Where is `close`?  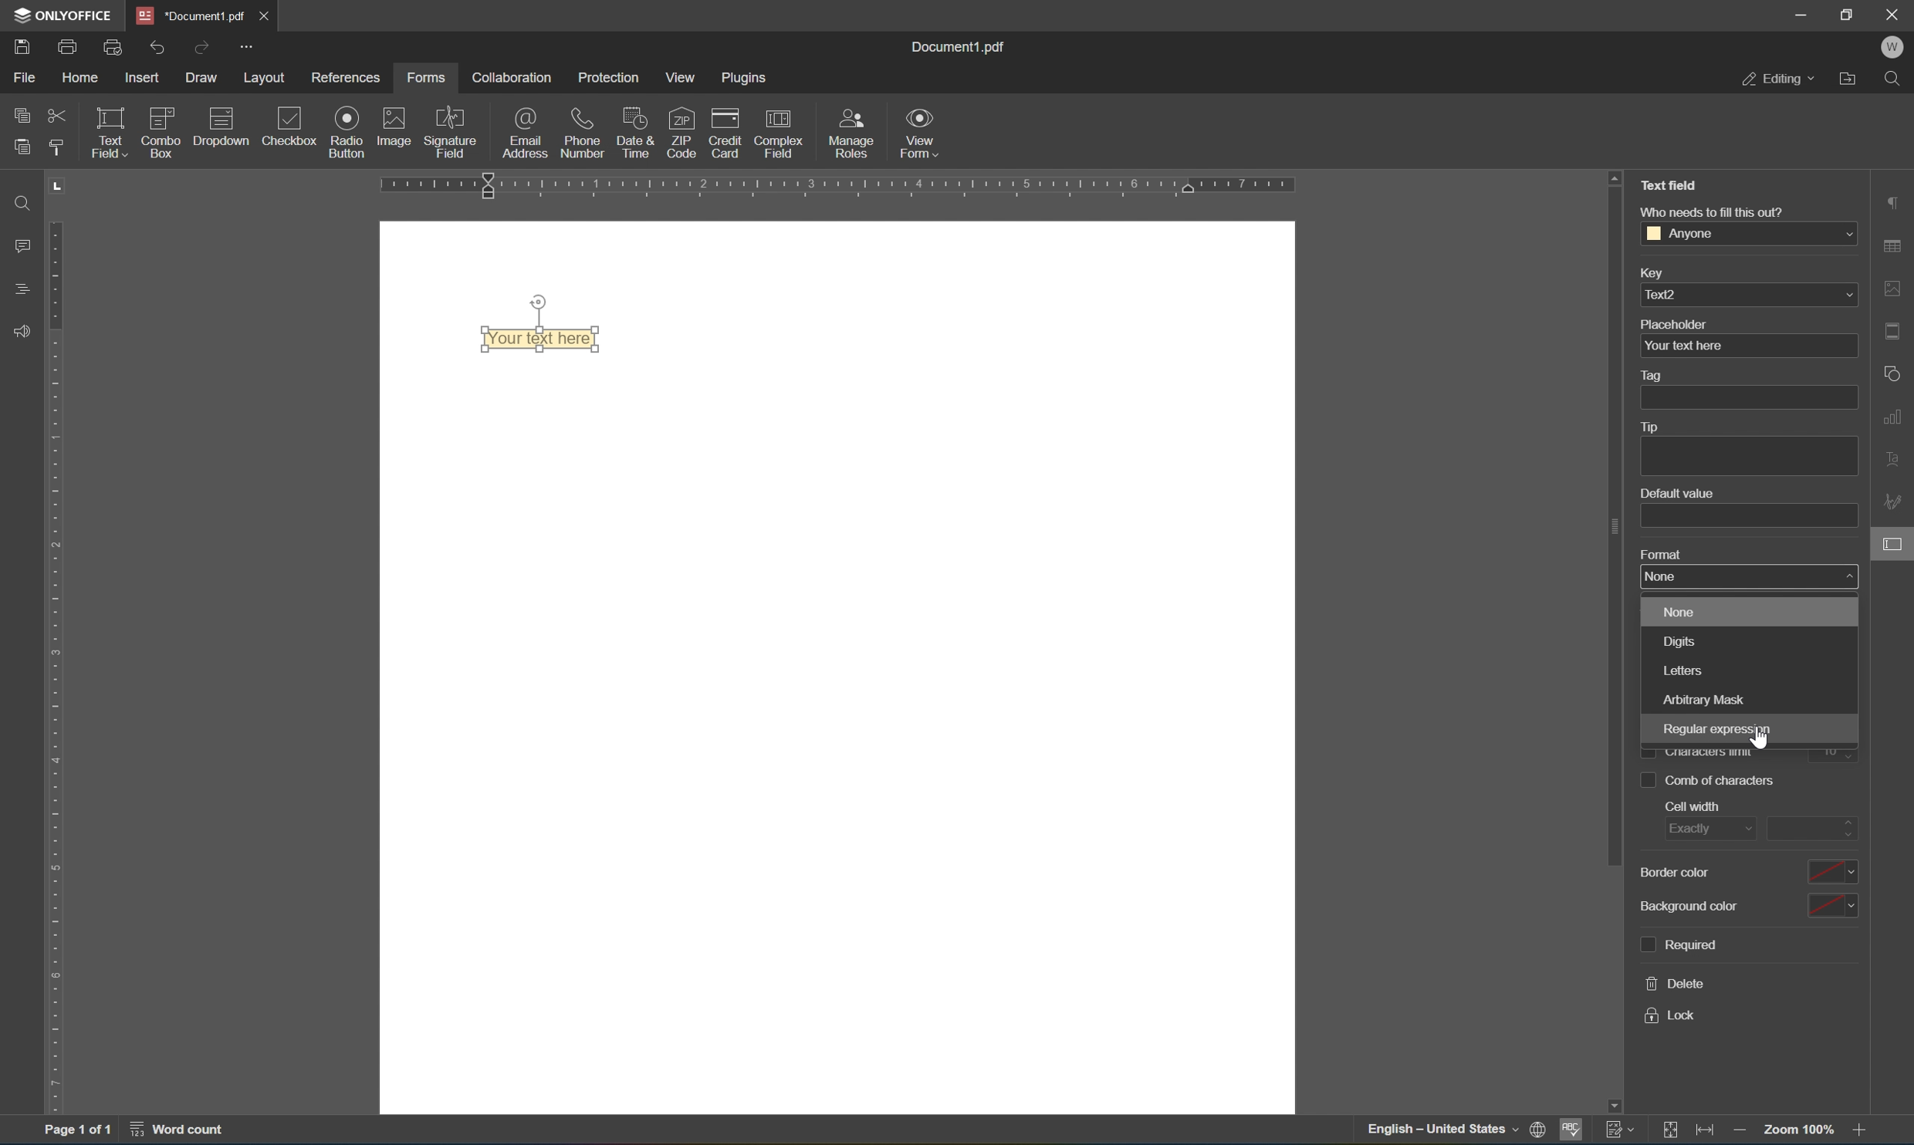
close is located at coordinates (1896, 12).